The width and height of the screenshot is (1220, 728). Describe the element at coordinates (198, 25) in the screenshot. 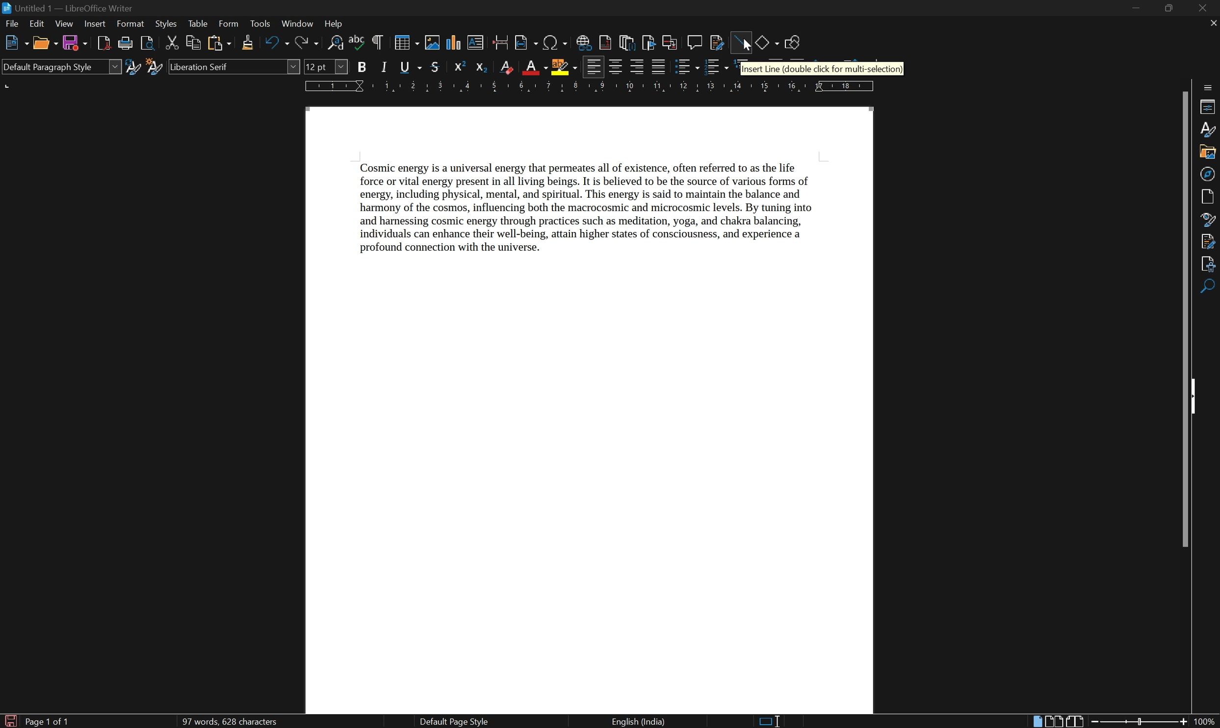

I see `table` at that location.